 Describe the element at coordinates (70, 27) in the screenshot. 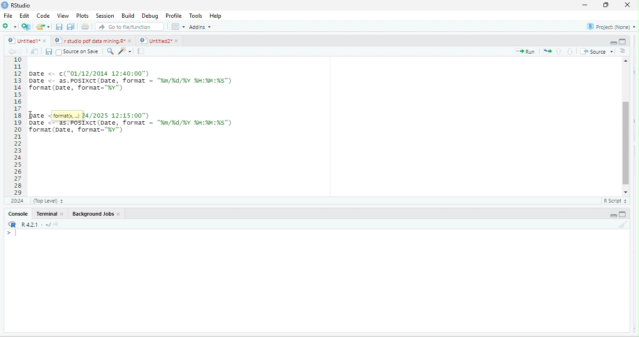

I see `save all open documents` at that location.